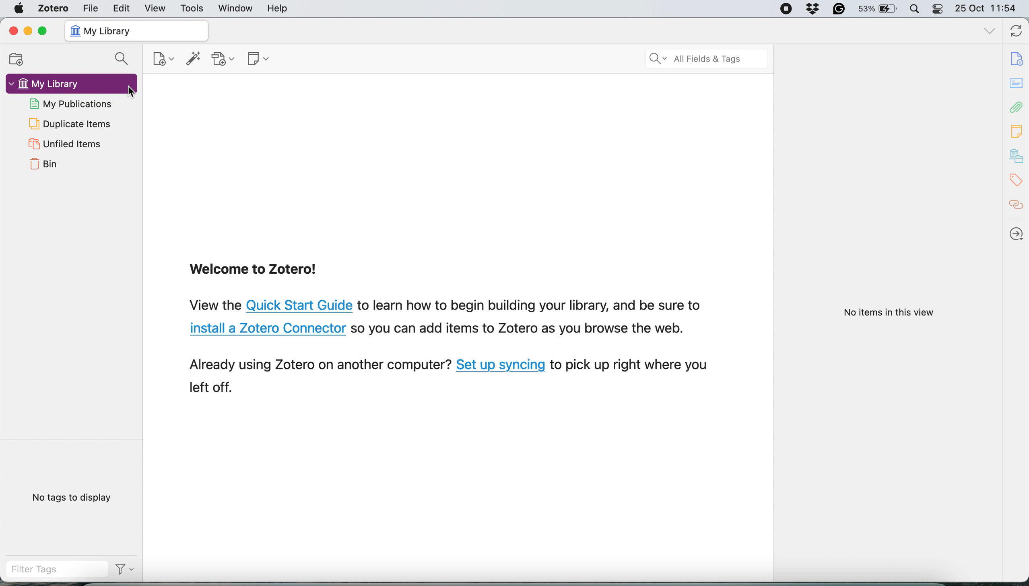 This screenshot has height=586, width=1029. Describe the element at coordinates (133, 92) in the screenshot. I see `cursor` at that location.